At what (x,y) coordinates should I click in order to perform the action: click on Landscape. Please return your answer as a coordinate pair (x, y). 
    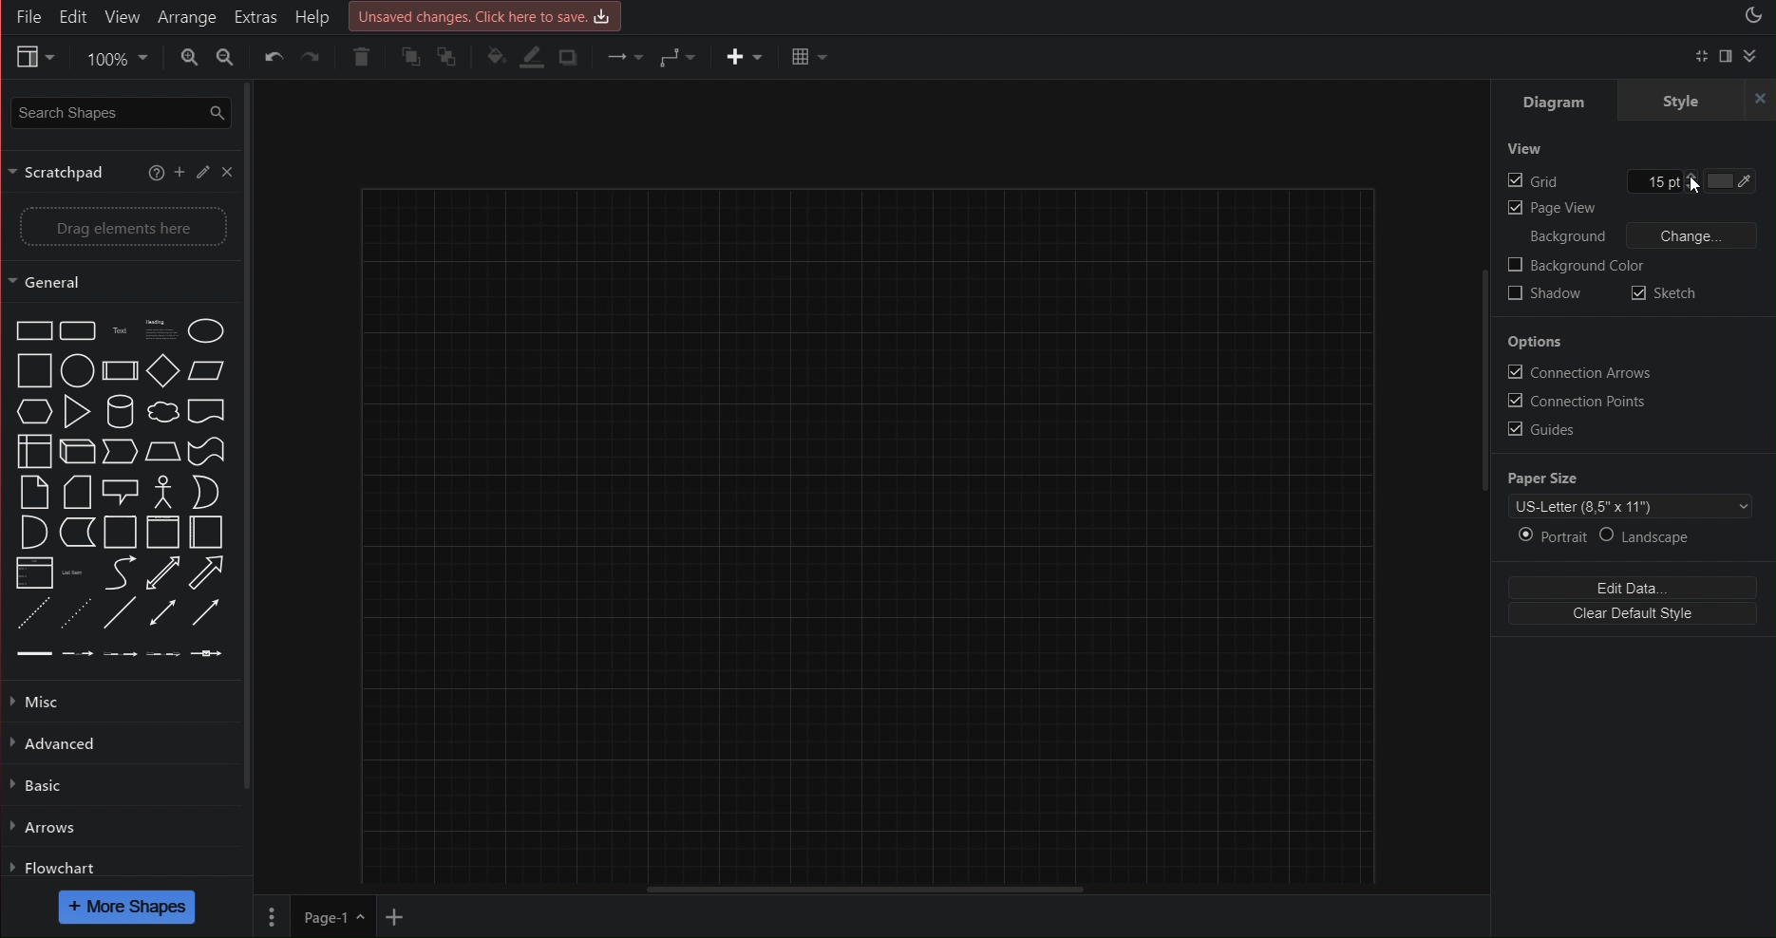
    Looking at the image, I should click on (1651, 536).